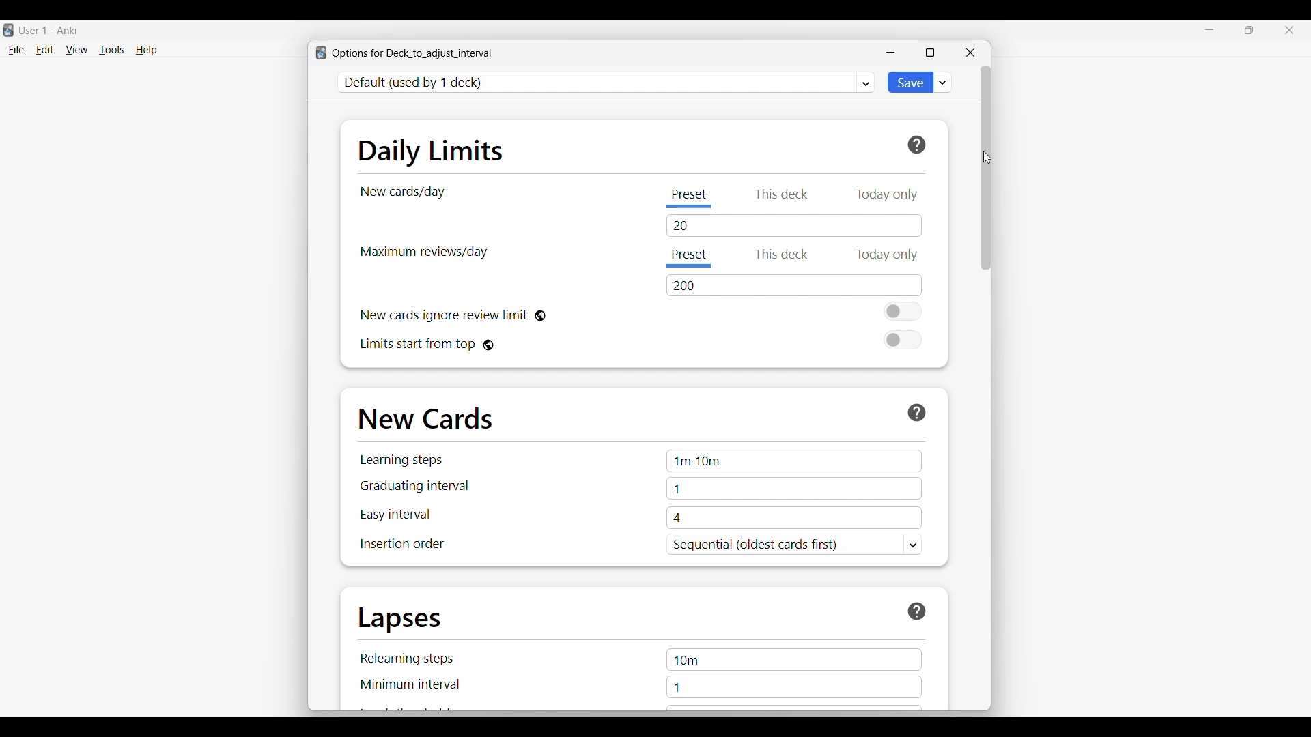  Describe the element at coordinates (540, 316) in the screenshot. I see `Affects the entire collection` at that location.